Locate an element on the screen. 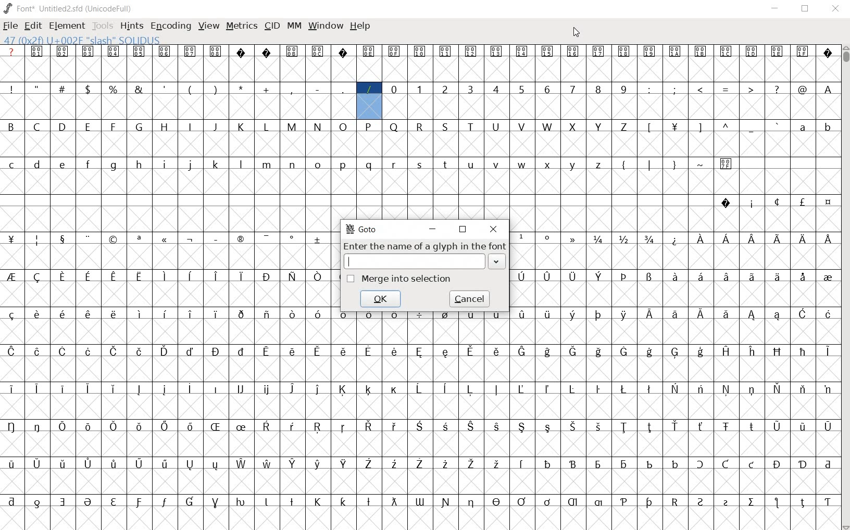 This screenshot has width=850, height=530. glyph is located at coordinates (63, 314).